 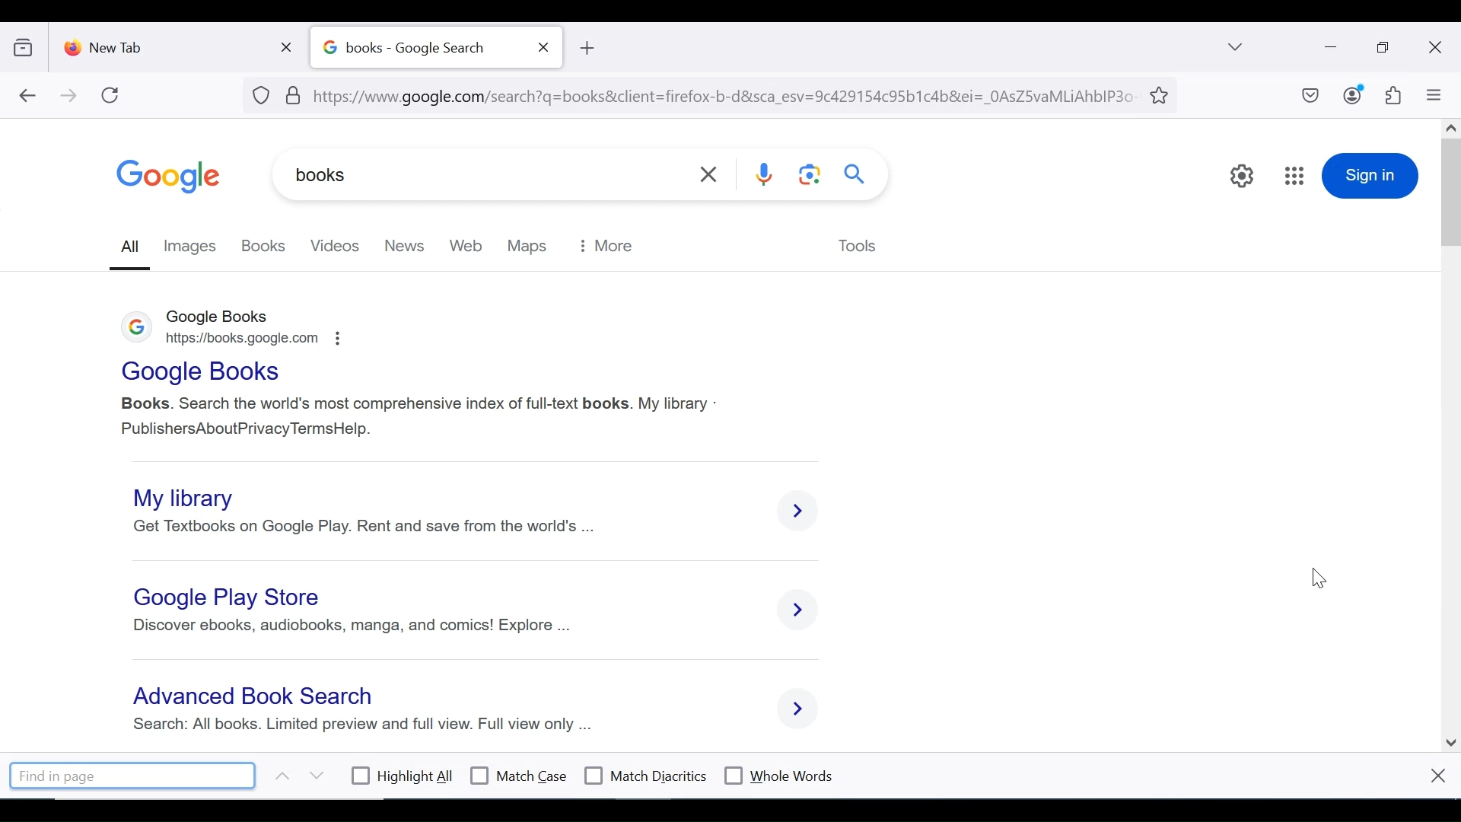 I want to click on close, so click(x=1437, y=775).